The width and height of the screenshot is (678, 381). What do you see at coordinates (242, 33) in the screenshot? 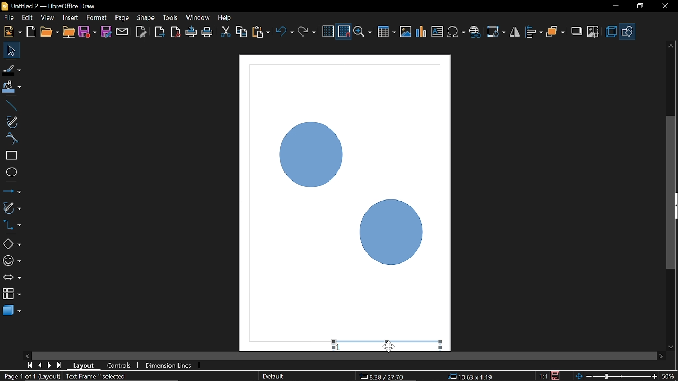
I see `Copy` at bounding box center [242, 33].